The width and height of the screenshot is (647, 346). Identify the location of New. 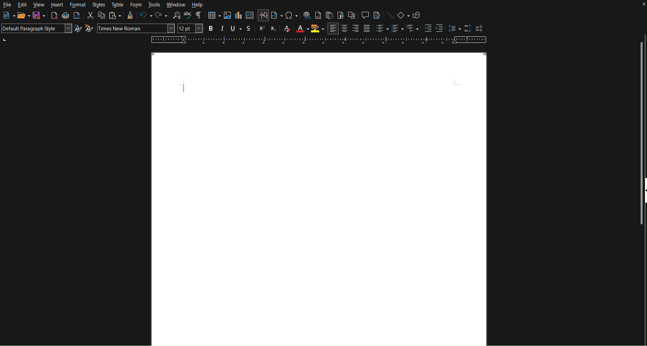
(6, 16).